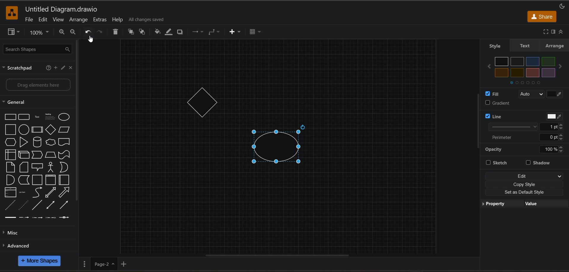 The image size is (569, 272). Describe the element at coordinates (181, 32) in the screenshot. I see `shadow` at that location.